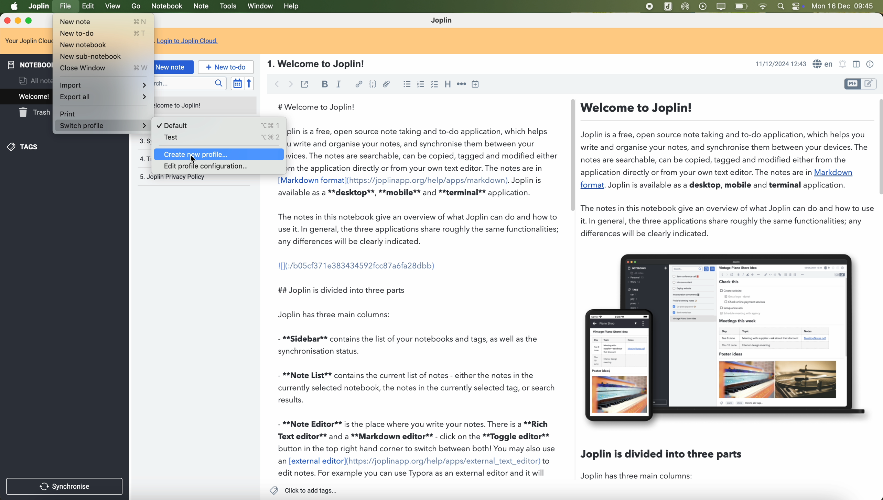 The width and height of the screenshot is (883, 500). I want to click on Joplin app, so click(668, 7).